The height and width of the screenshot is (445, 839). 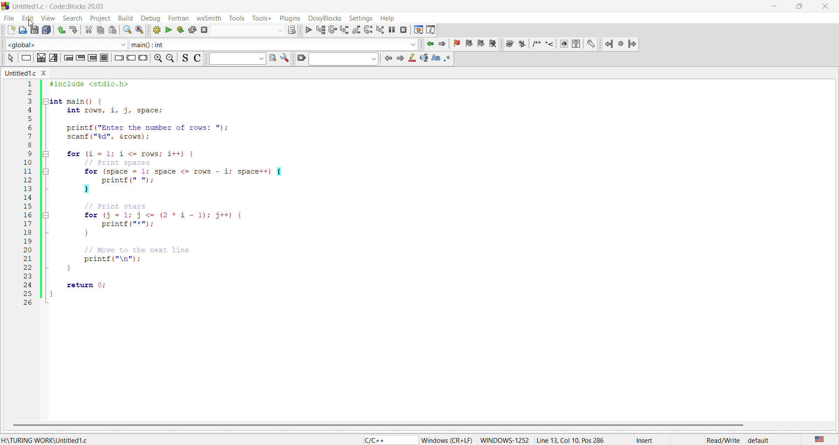 I want to click on build and run, so click(x=181, y=30).